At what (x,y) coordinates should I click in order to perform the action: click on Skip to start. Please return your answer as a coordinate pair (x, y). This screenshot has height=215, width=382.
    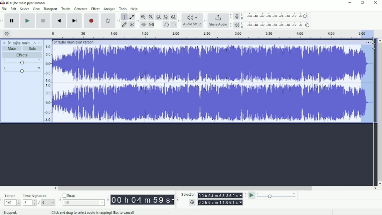
    Looking at the image, I should click on (59, 21).